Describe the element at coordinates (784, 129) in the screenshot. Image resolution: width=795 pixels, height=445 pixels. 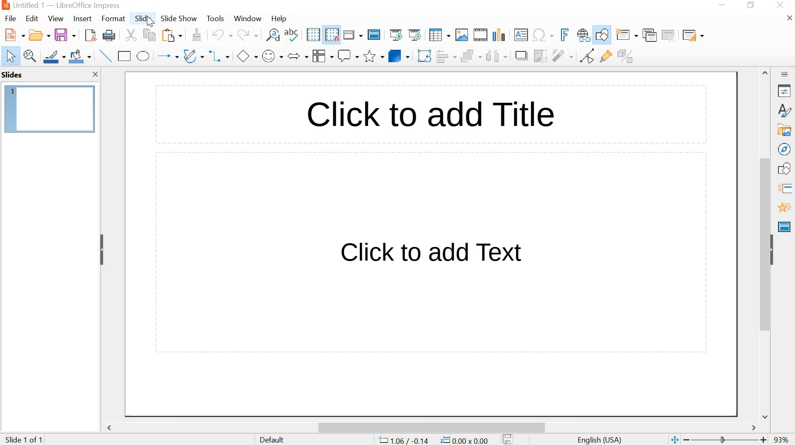
I see `GALLERY` at that location.